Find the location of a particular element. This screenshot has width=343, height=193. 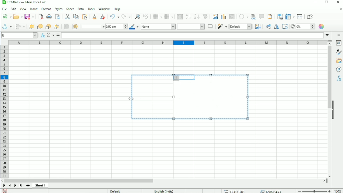

Redo is located at coordinates (126, 17).